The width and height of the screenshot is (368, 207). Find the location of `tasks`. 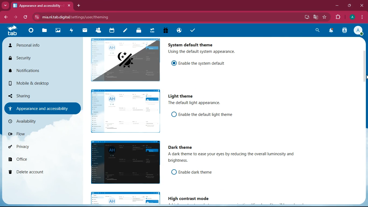

tasks is located at coordinates (193, 31).